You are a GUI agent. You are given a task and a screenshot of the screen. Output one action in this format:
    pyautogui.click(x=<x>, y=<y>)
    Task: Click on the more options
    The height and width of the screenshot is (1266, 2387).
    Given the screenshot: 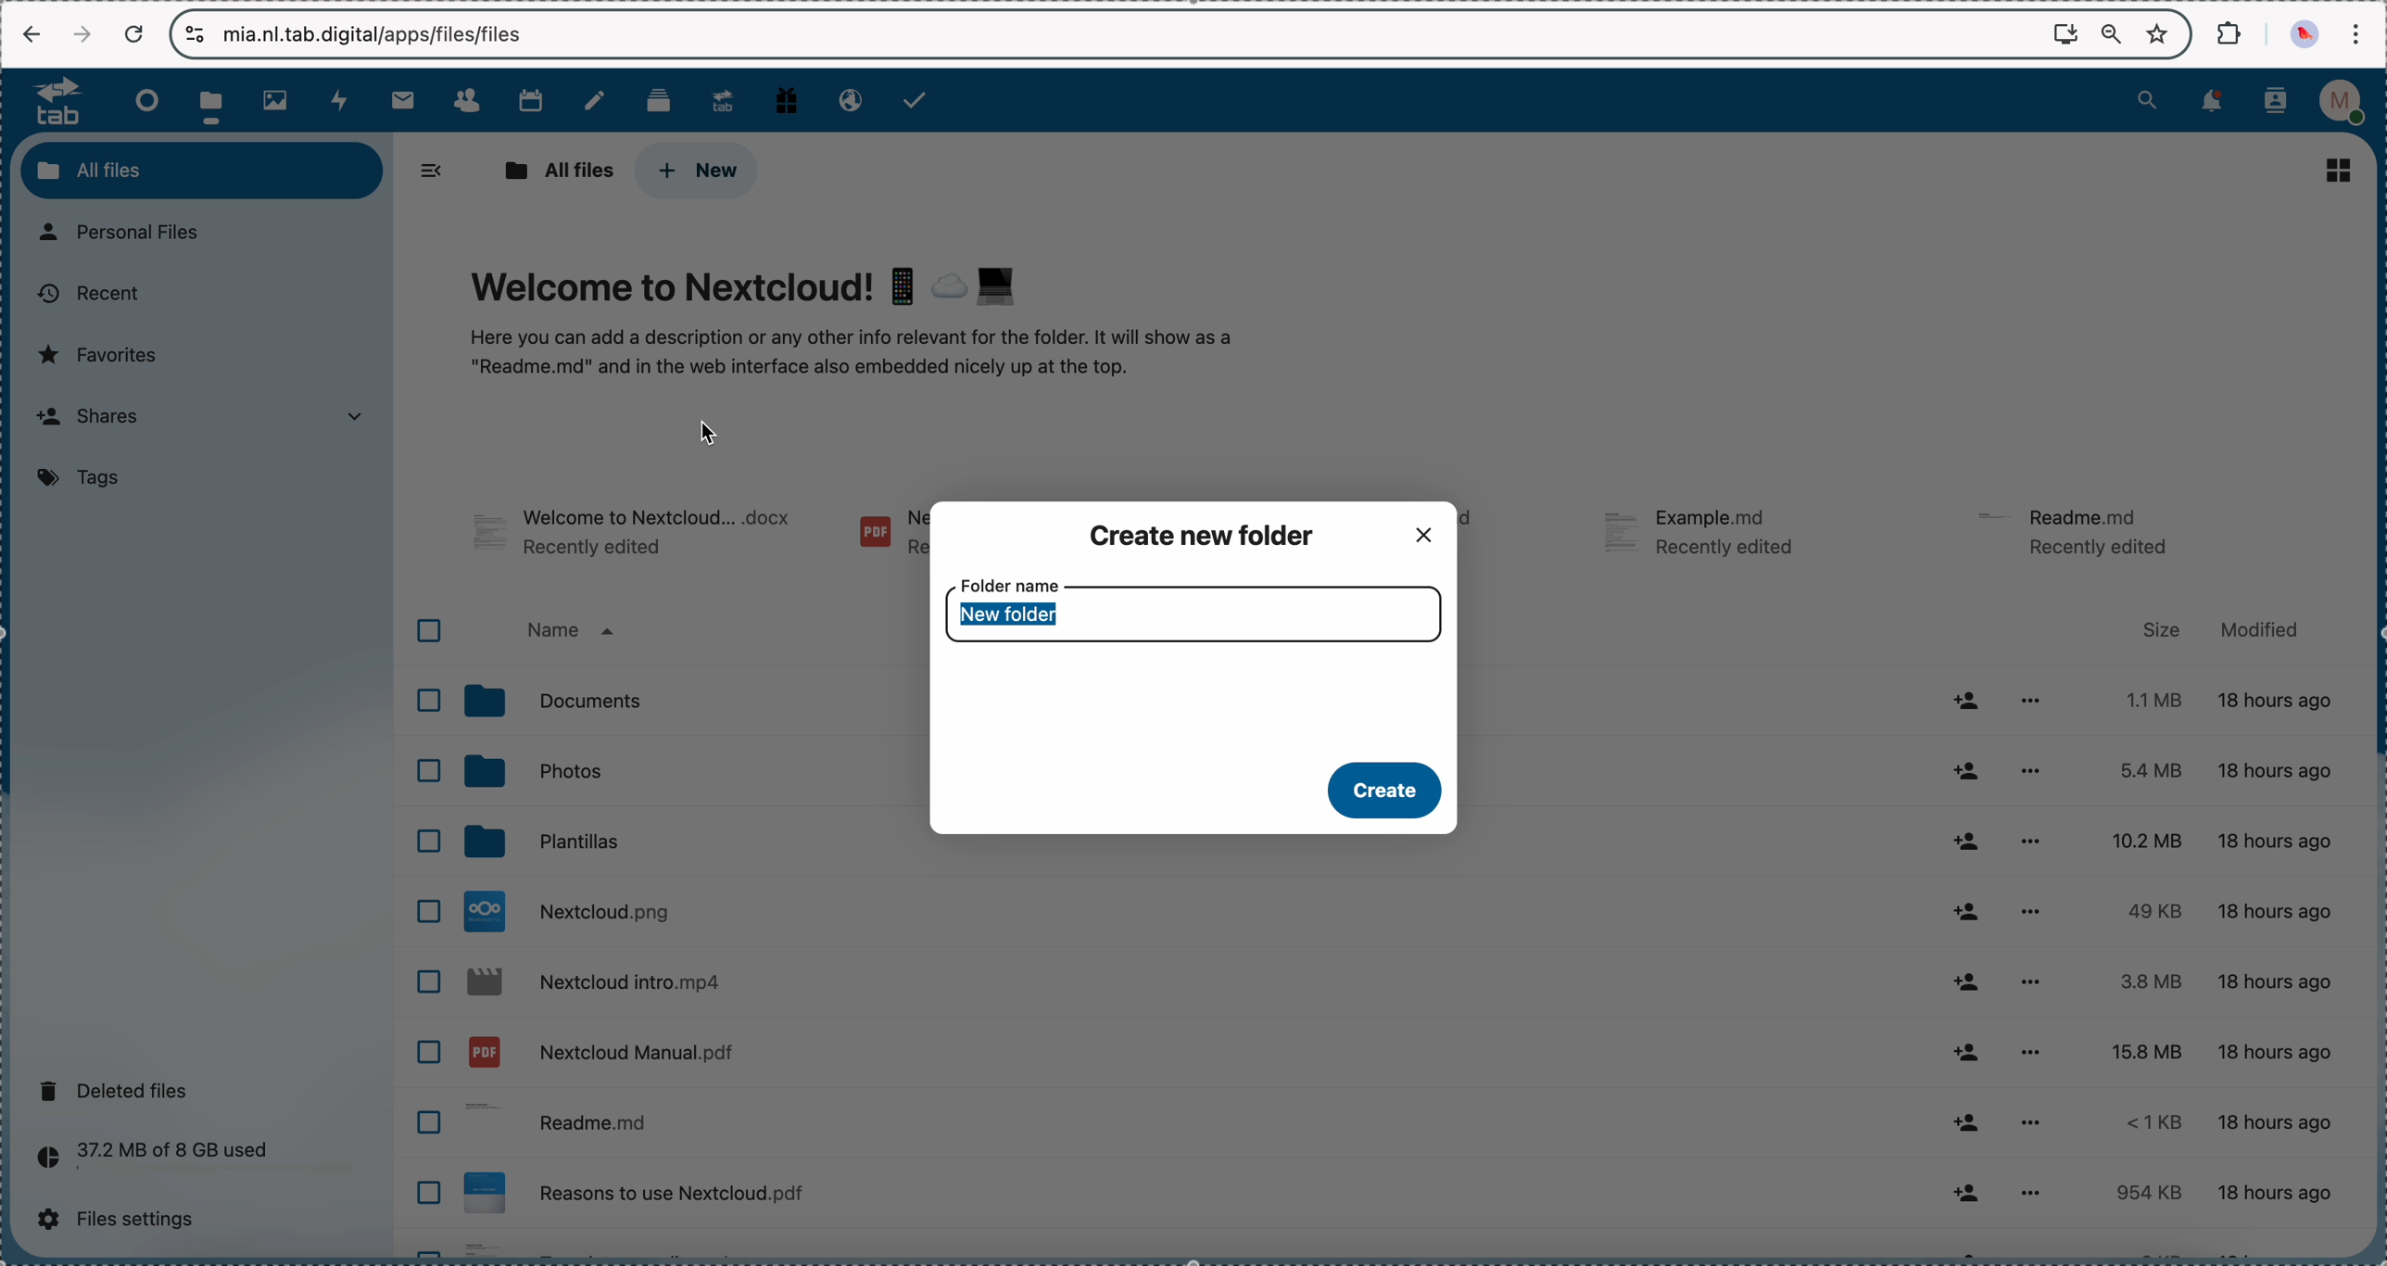 What is the action you would take?
    pyautogui.click(x=2031, y=772)
    